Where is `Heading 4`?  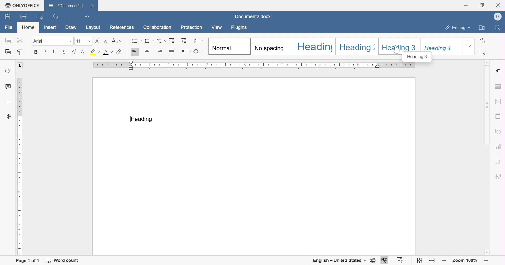 Heading 4 is located at coordinates (442, 46).